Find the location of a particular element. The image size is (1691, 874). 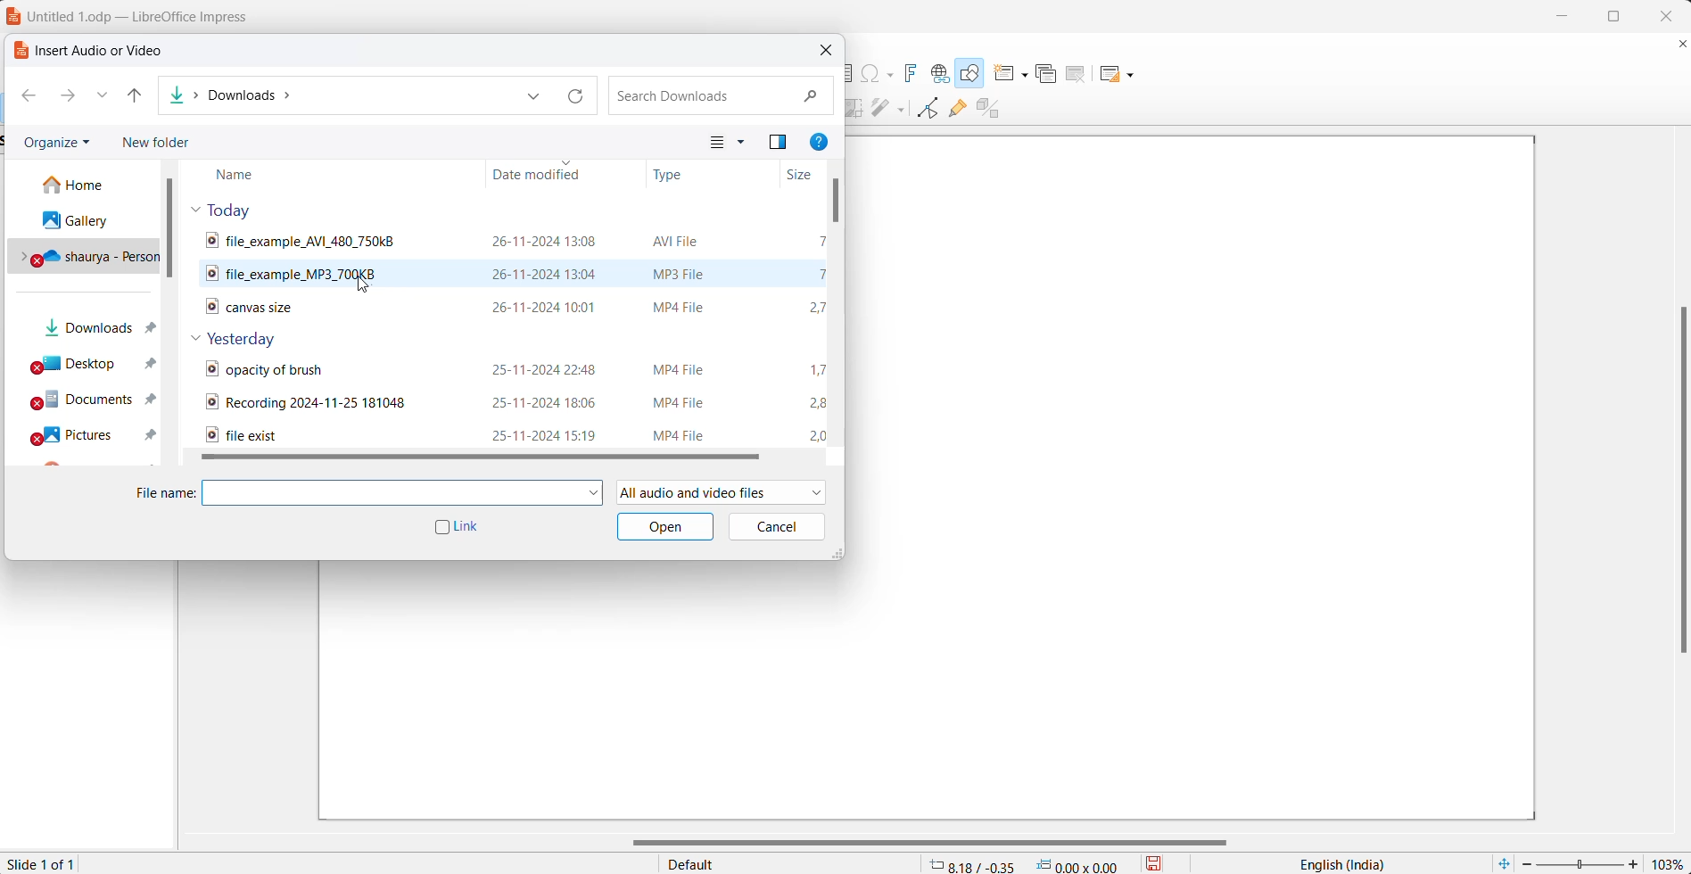

file name text box is located at coordinates (393, 493).